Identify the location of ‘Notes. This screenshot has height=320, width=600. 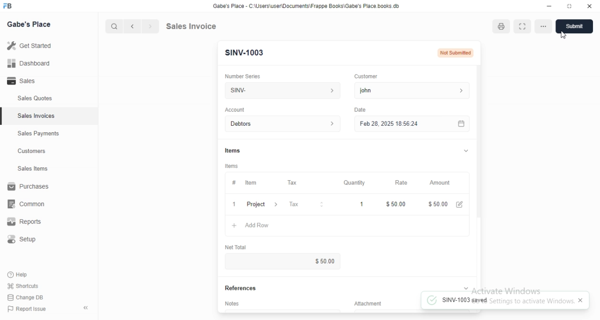
(234, 305).